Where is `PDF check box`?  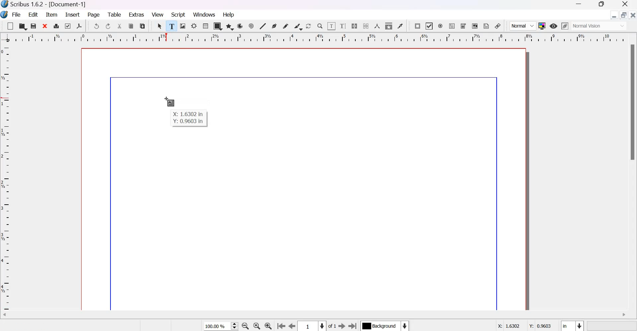 PDF check box is located at coordinates (429, 26).